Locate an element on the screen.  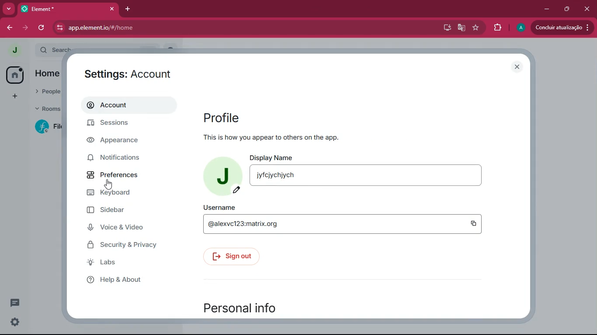
app.element.io/#/home is located at coordinates (139, 28).